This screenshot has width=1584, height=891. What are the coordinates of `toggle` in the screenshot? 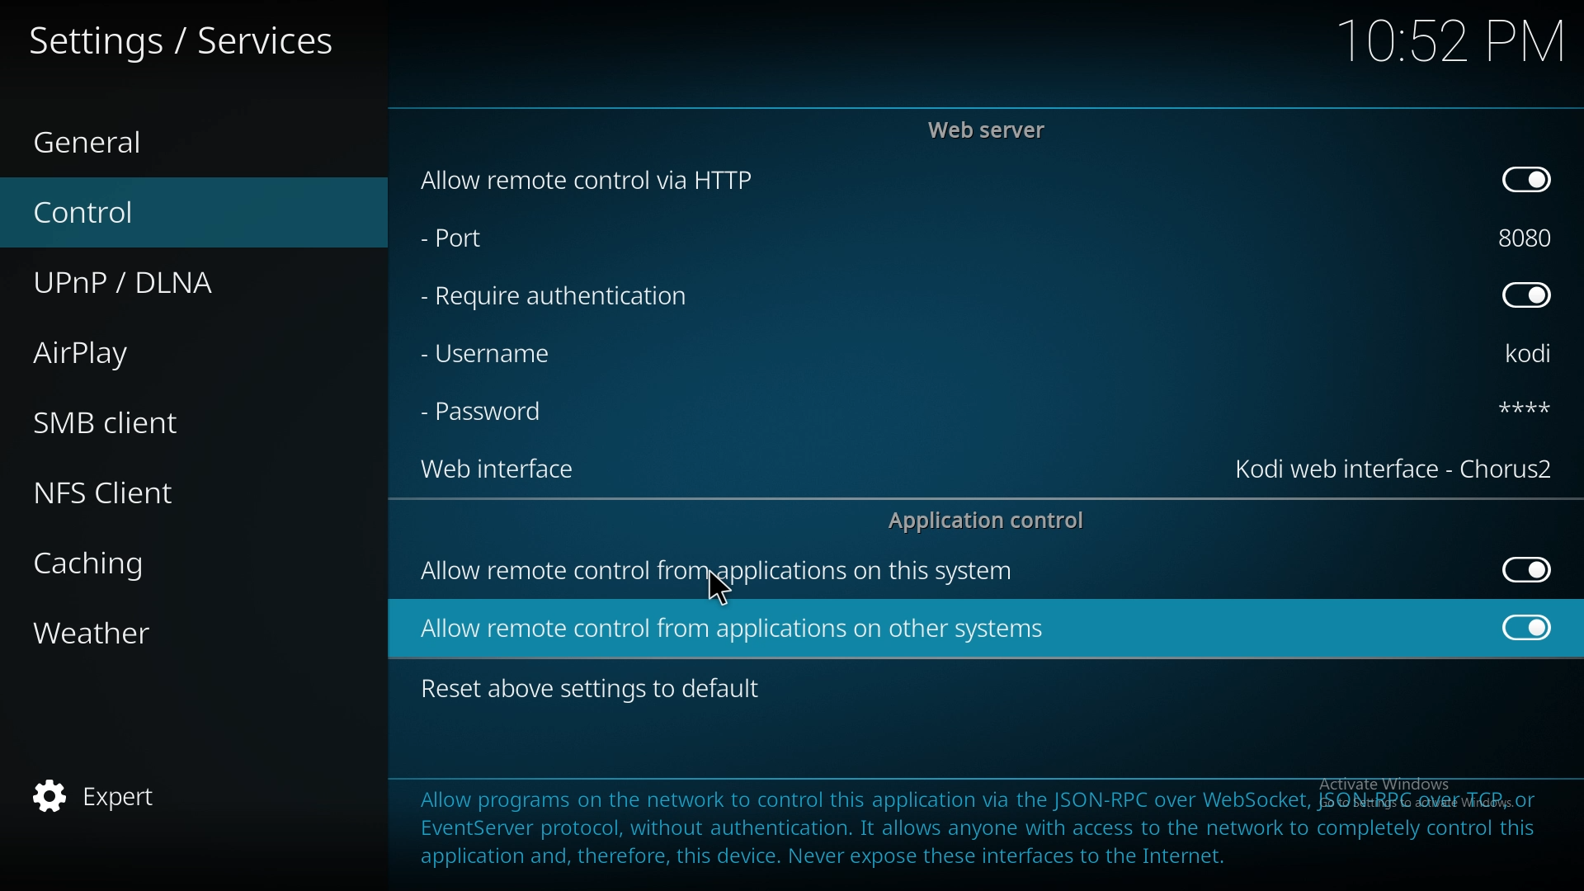 It's located at (1525, 180).